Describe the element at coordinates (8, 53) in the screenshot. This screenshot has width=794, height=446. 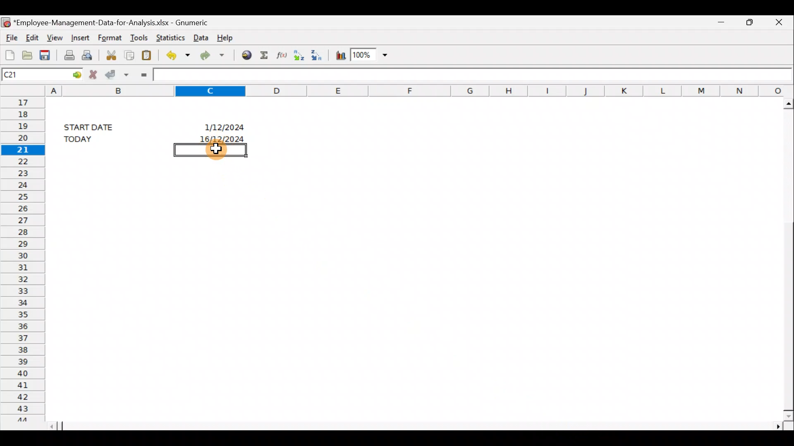
I see `Create a new workbook` at that location.